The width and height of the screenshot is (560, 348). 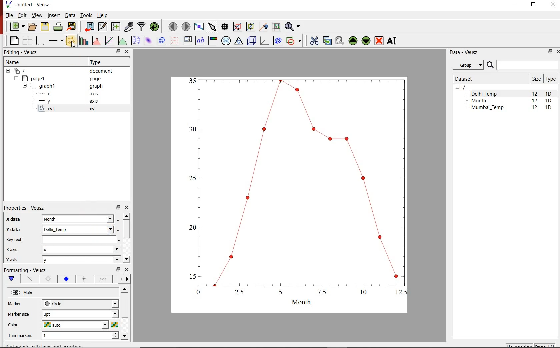 What do you see at coordinates (326, 41) in the screenshot?
I see `copy the selected widget` at bounding box center [326, 41].